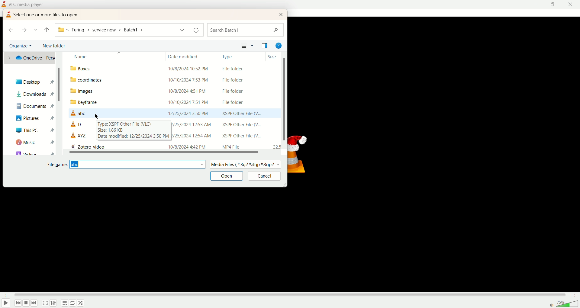 This screenshot has width=580, height=308. I want to click on volume bar, so click(564, 304).